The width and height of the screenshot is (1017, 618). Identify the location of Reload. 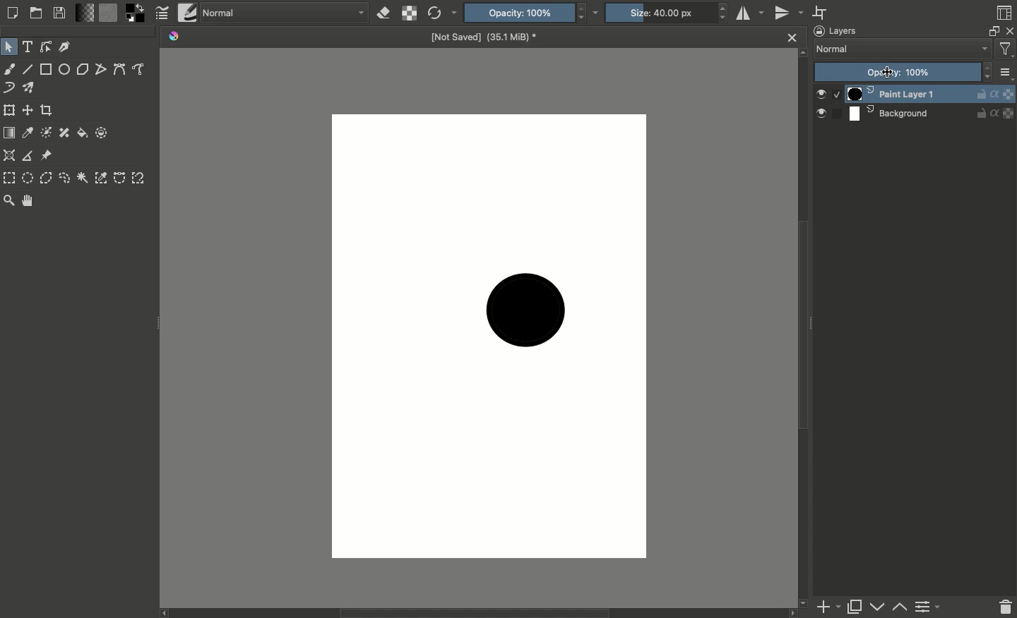
(442, 13).